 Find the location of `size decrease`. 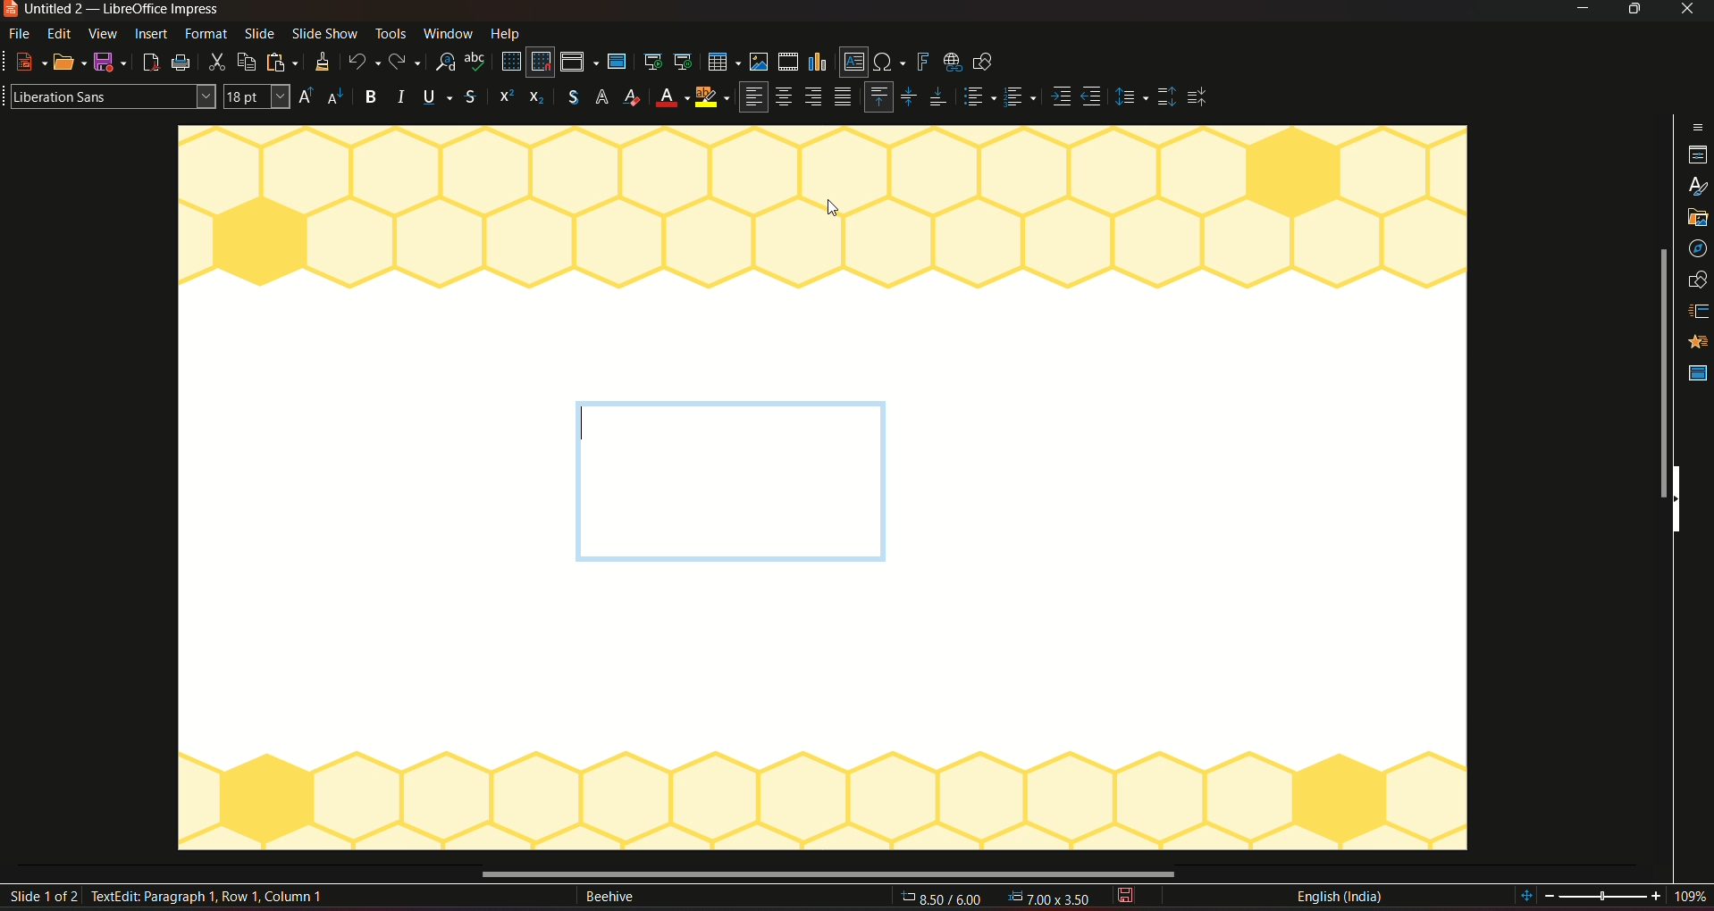

size decrease is located at coordinates (340, 97).